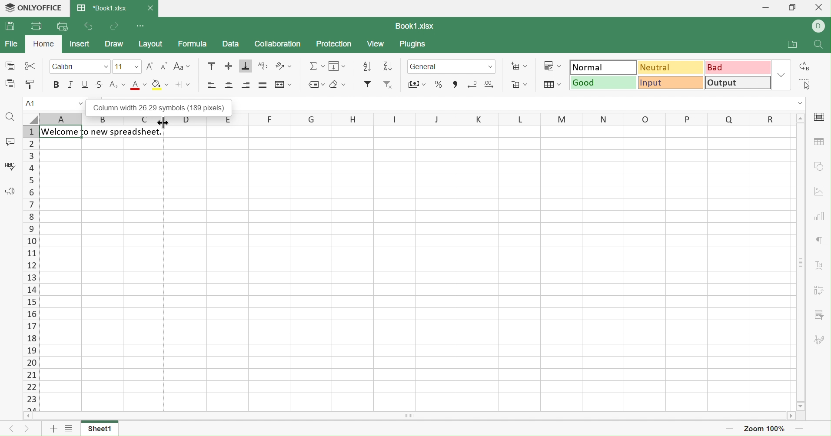  What do you see at coordinates (338, 65) in the screenshot?
I see `Fill` at bounding box center [338, 65].